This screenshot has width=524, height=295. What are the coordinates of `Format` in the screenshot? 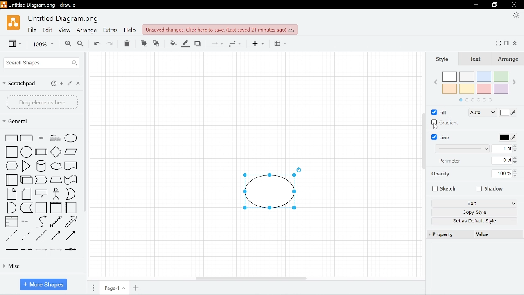 It's located at (507, 44).